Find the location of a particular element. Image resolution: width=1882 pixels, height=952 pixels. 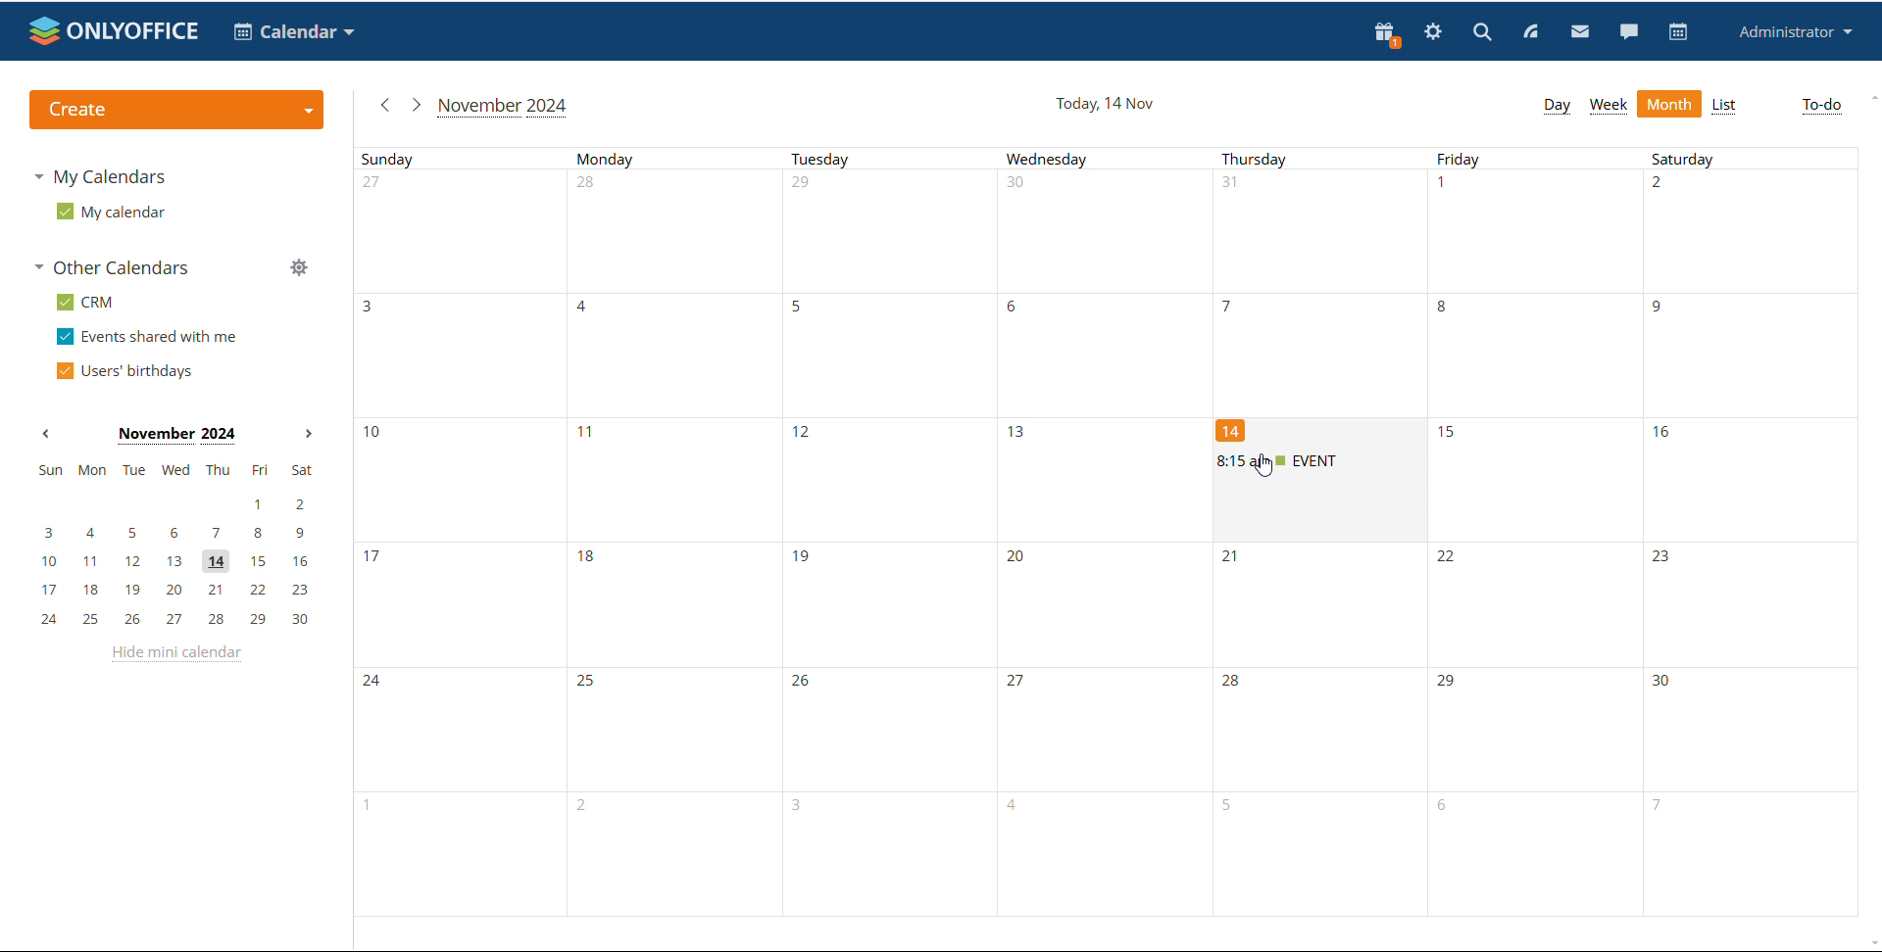

day view is located at coordinates (1557, 107).